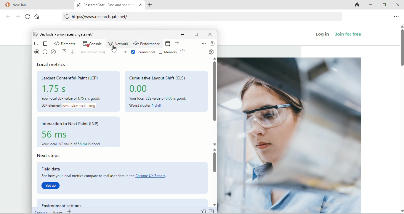  I want to click on issues, so click(57, 212).